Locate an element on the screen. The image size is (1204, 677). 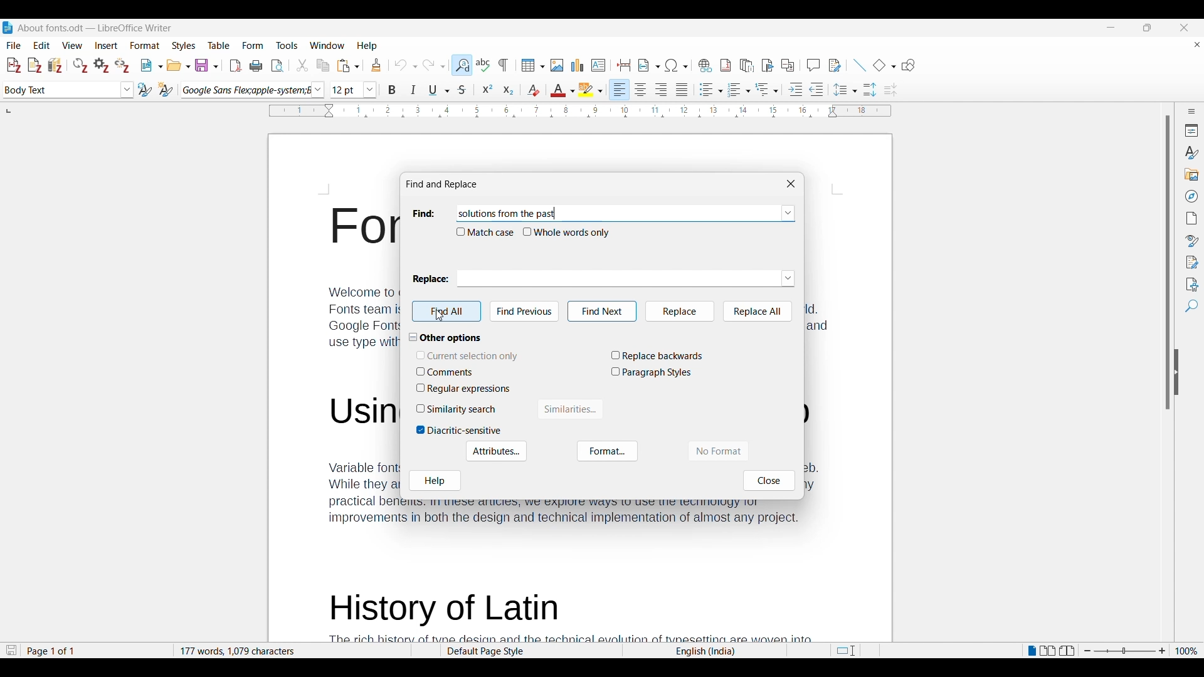
 is located at coordinates (819, 399).